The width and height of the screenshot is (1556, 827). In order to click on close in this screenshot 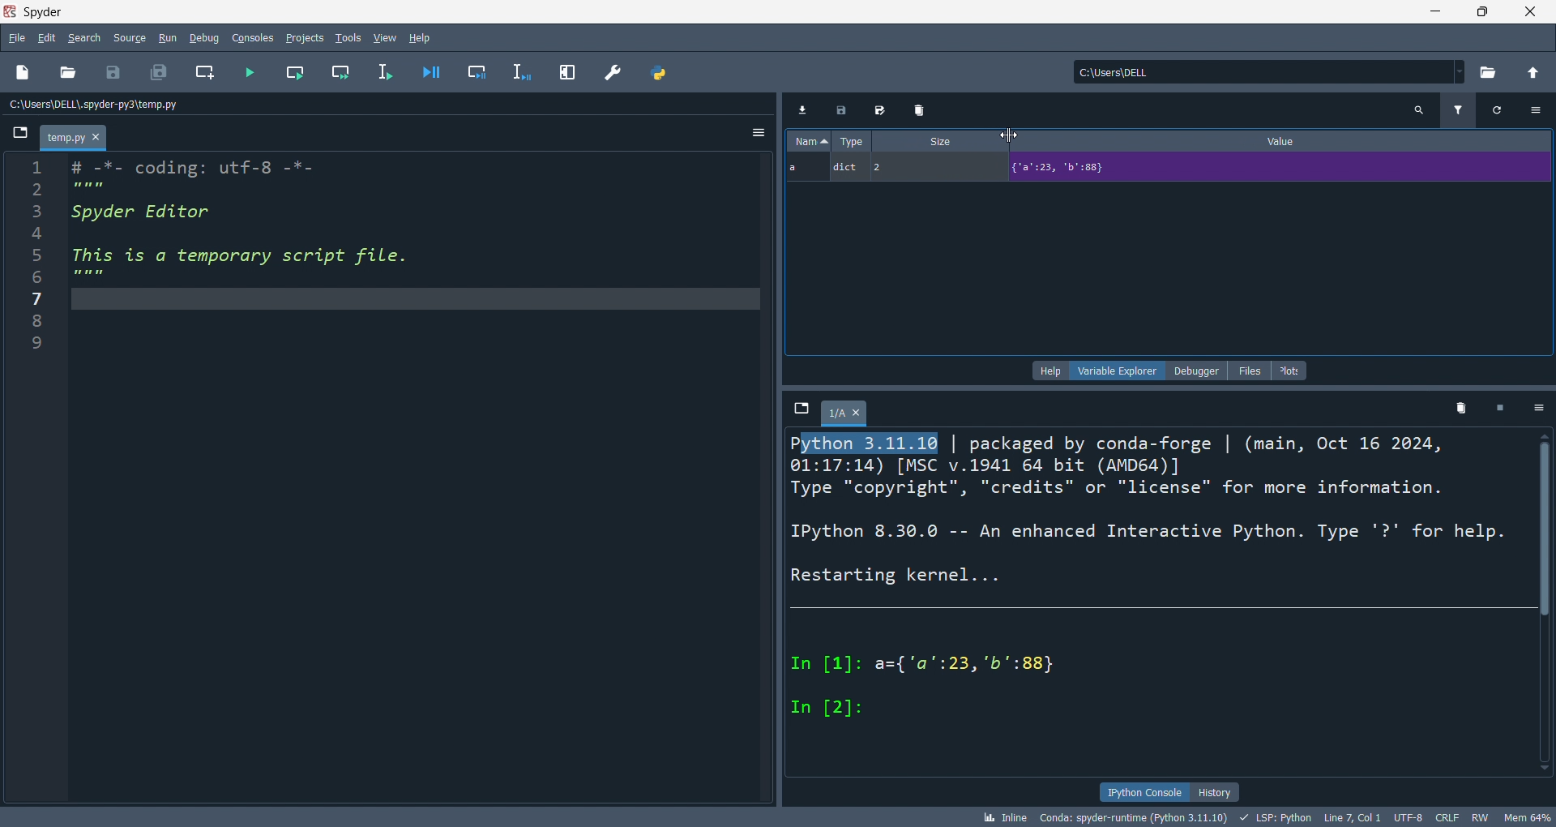, I will do `click(1532, 12)`.